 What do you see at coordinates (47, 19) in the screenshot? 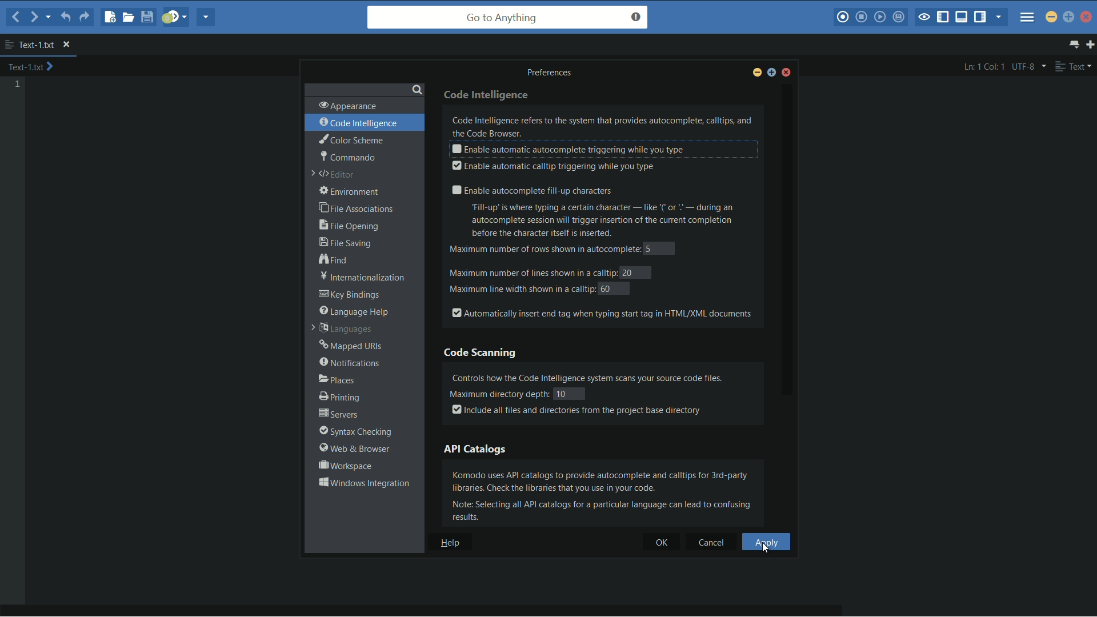
I see `recent location` at bounding box center [47, 19].